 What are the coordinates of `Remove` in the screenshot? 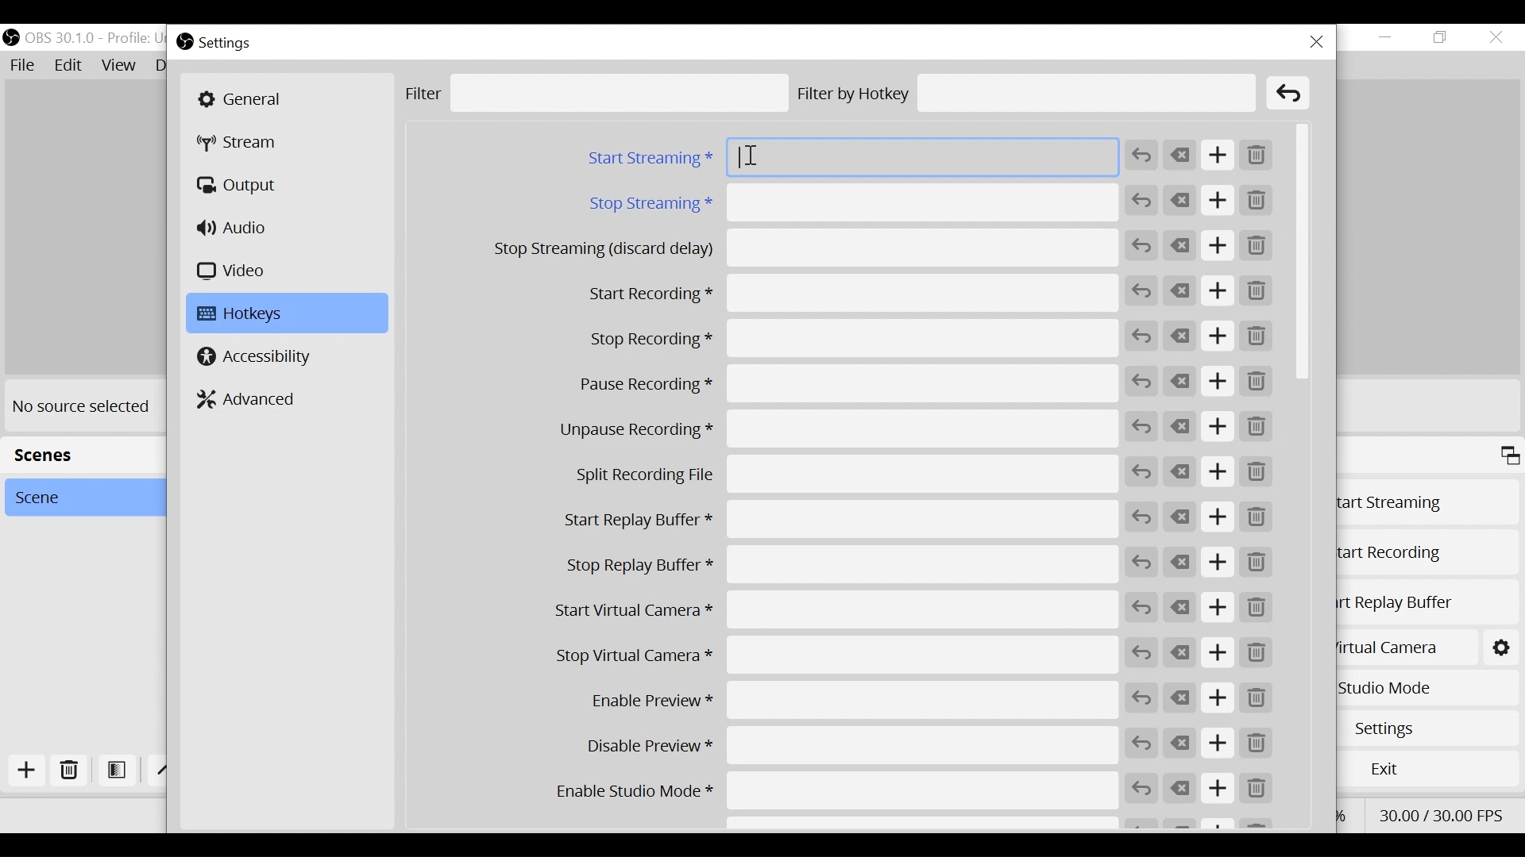 It's located at (1257, 701).